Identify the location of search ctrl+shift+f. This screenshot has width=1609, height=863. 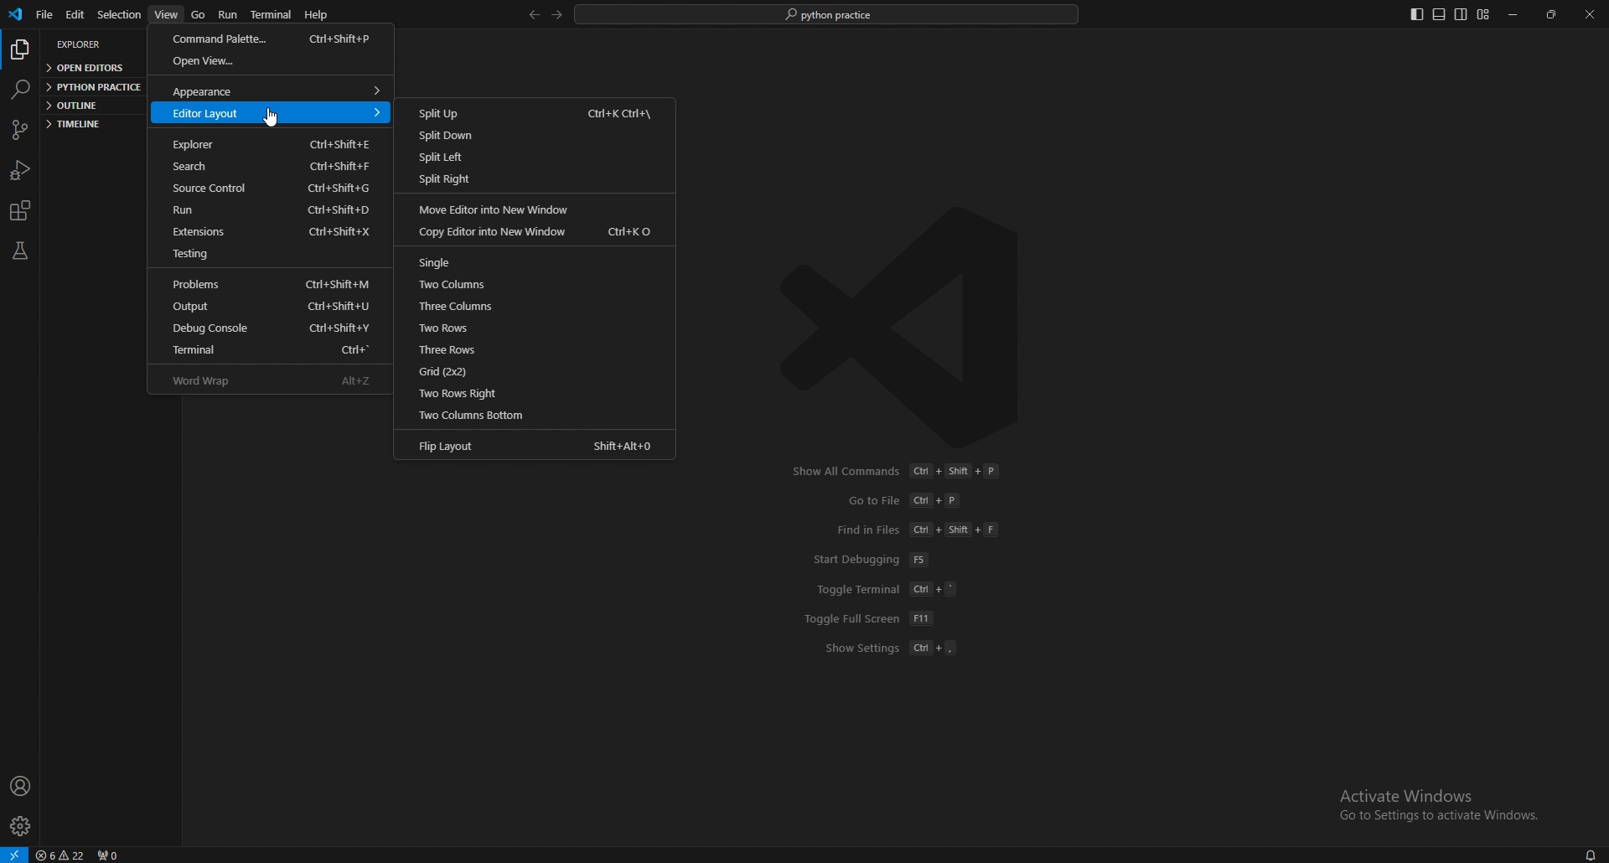
(268, 165).